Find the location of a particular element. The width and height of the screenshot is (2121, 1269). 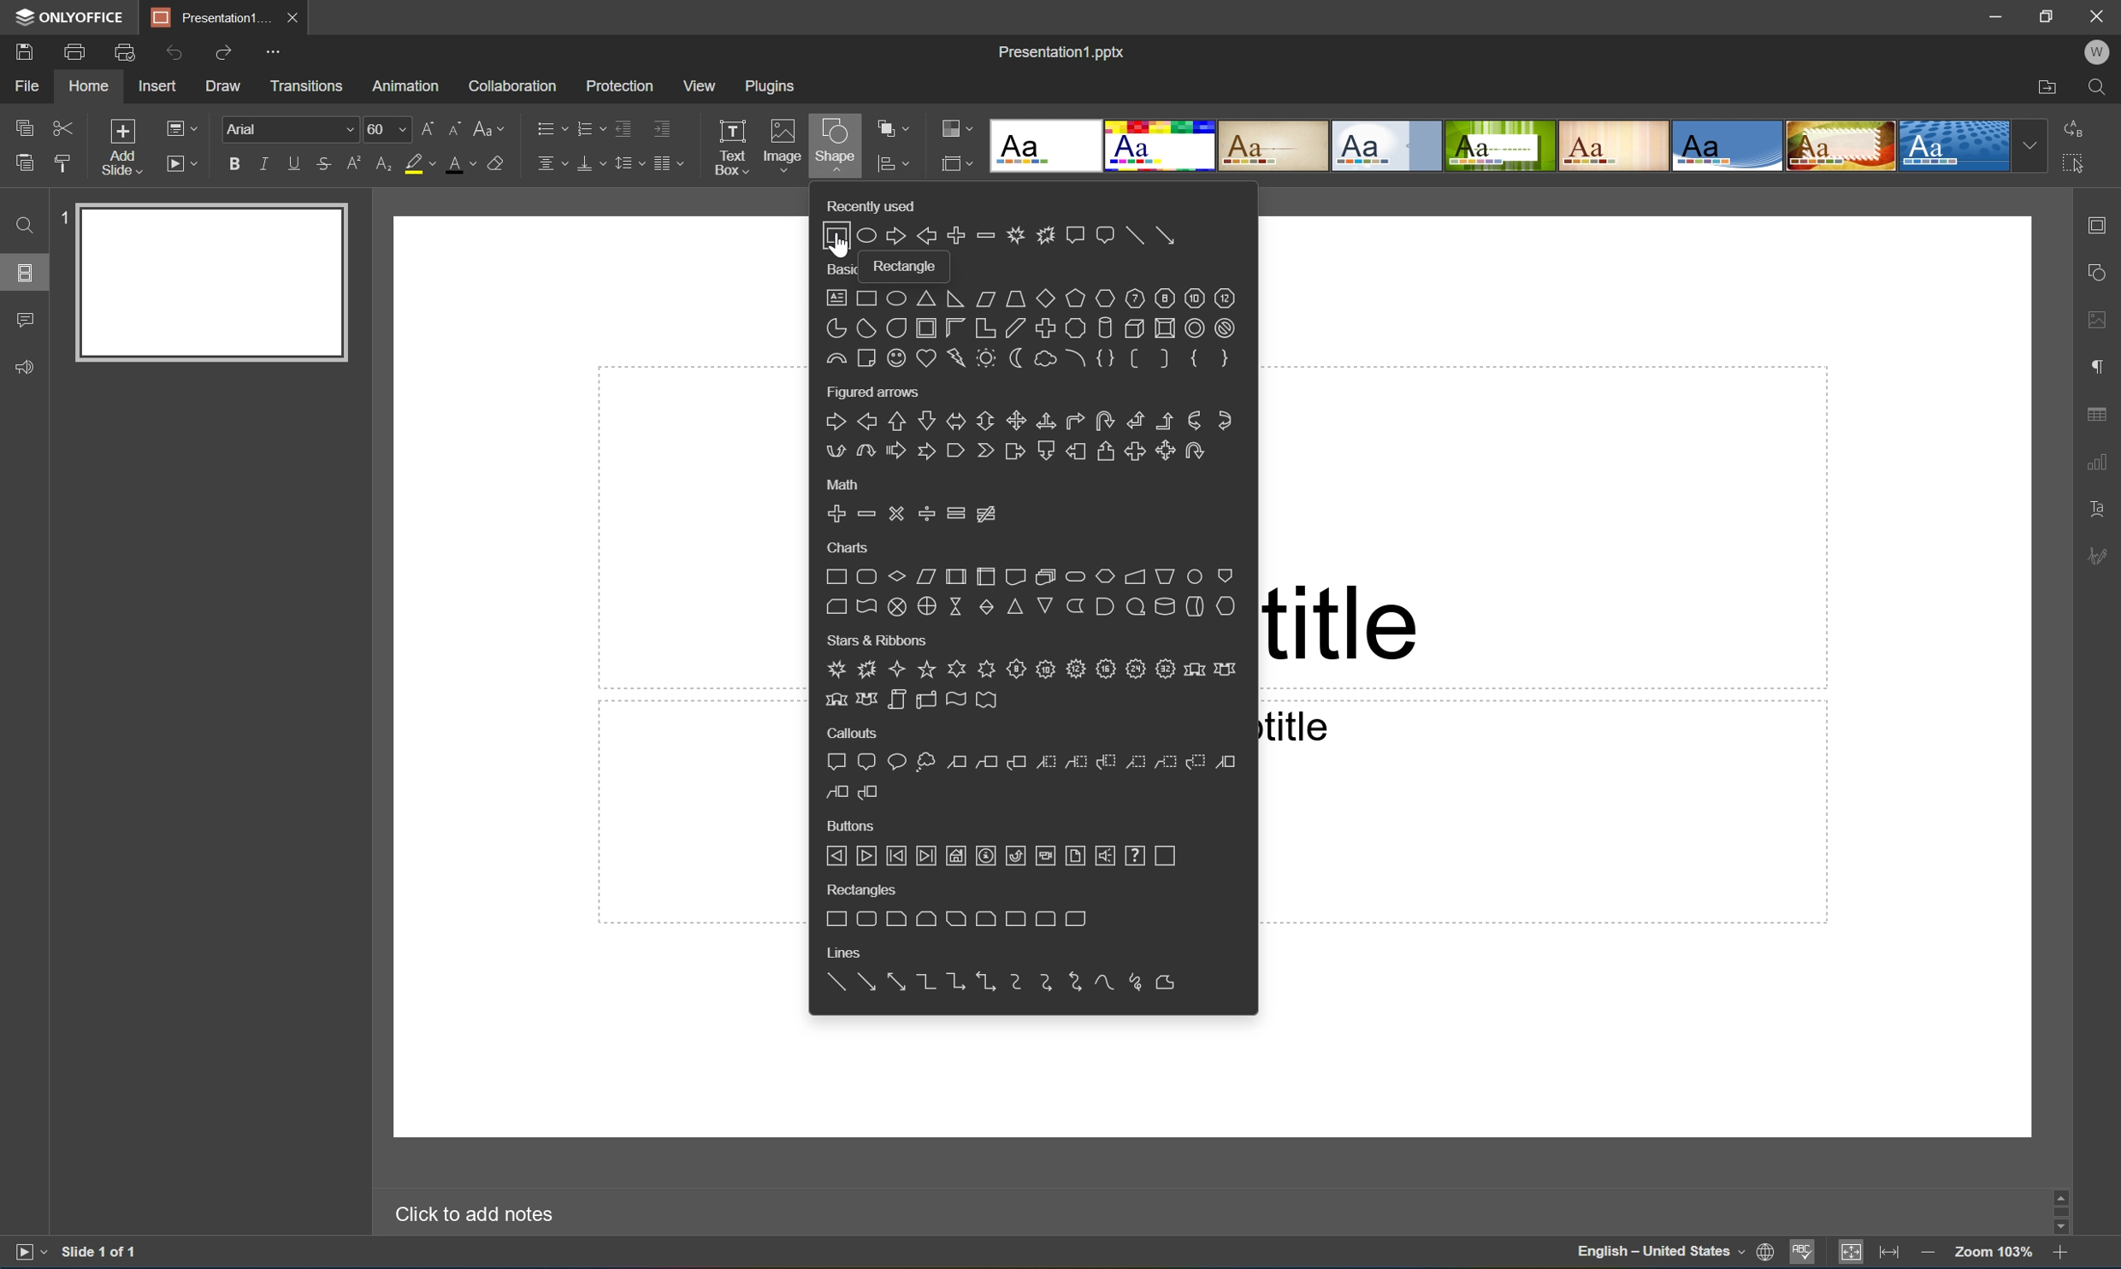

Customize quick access toolbar is located at coordinates (269, 50).